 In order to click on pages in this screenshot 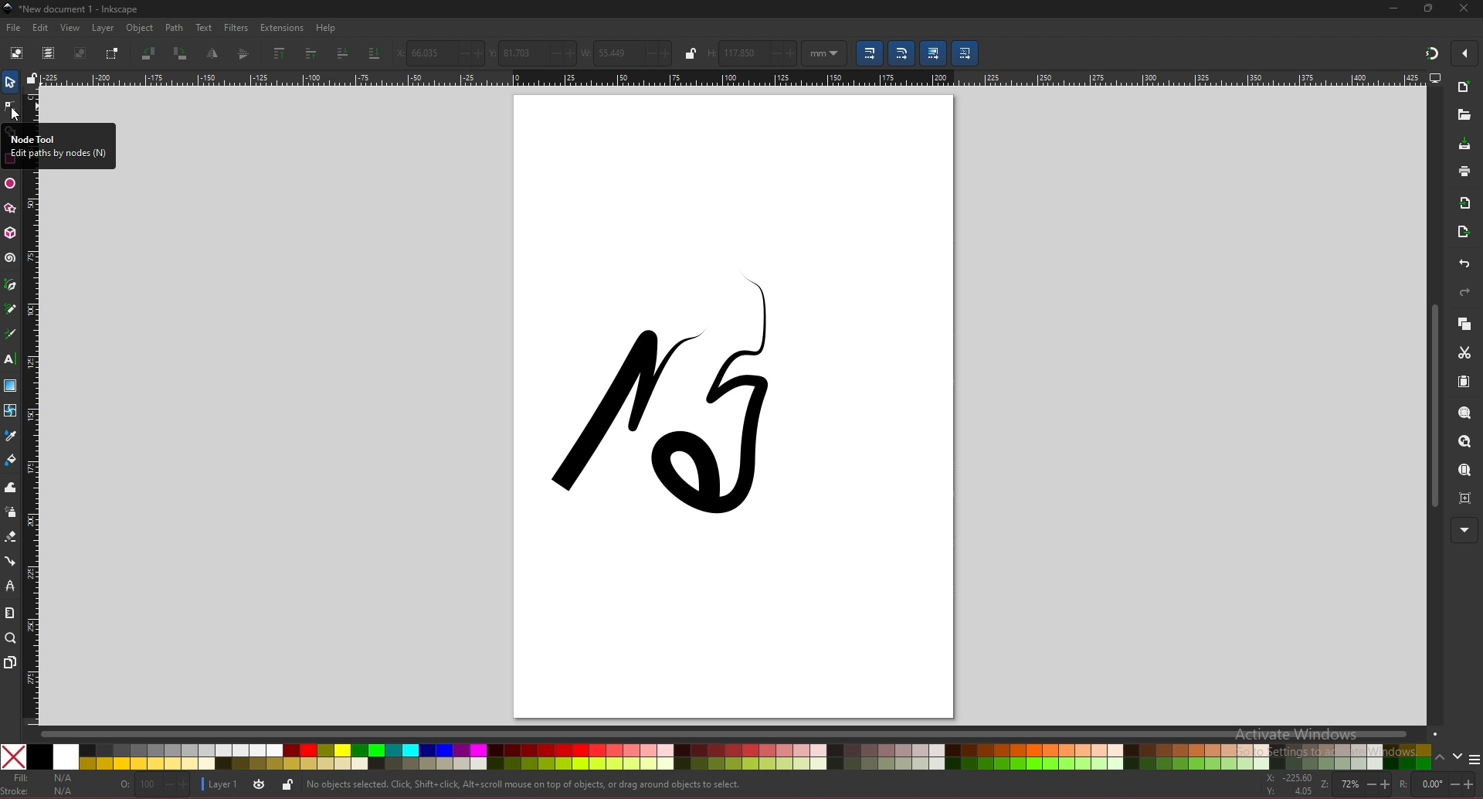, I will do `click(11, 662)`.